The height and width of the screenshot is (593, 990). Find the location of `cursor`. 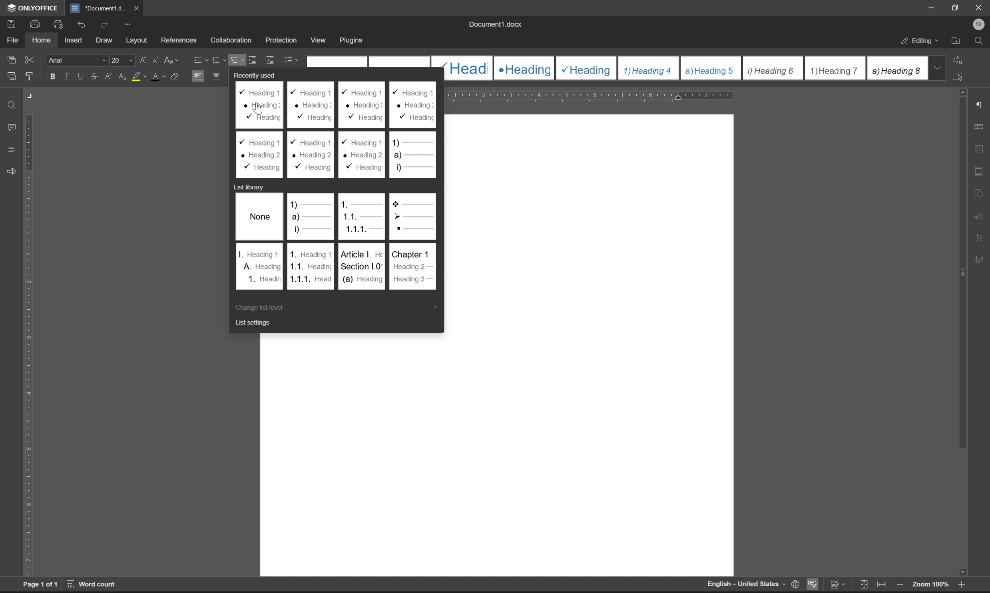

cursor is located at coordinates (237, 60).